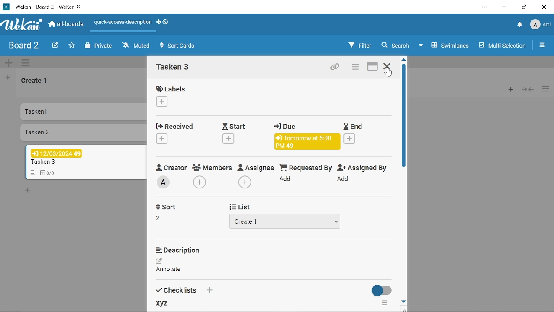 This screenshot has width=554, height=312. Describe the element at coordinates (8, 63) in the screenshot. I see `Add` at that location.